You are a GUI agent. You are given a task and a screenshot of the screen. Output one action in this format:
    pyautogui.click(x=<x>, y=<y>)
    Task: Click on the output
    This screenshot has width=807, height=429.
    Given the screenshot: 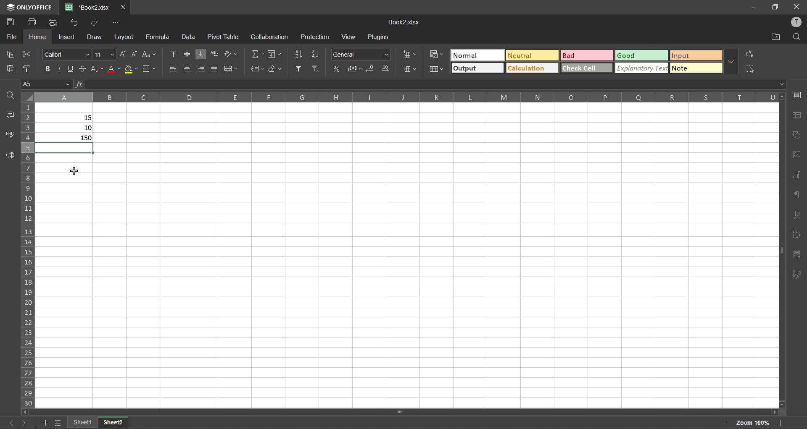 What is the action you would take?
    pyautogui.click(x=477, y=68)
    